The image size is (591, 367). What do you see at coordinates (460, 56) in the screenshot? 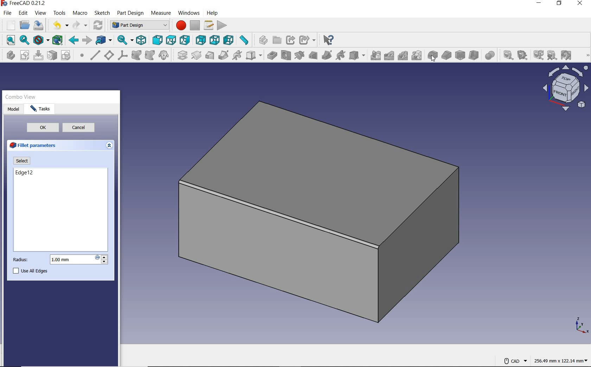
I see `draft` at bounding box center [460, 56].